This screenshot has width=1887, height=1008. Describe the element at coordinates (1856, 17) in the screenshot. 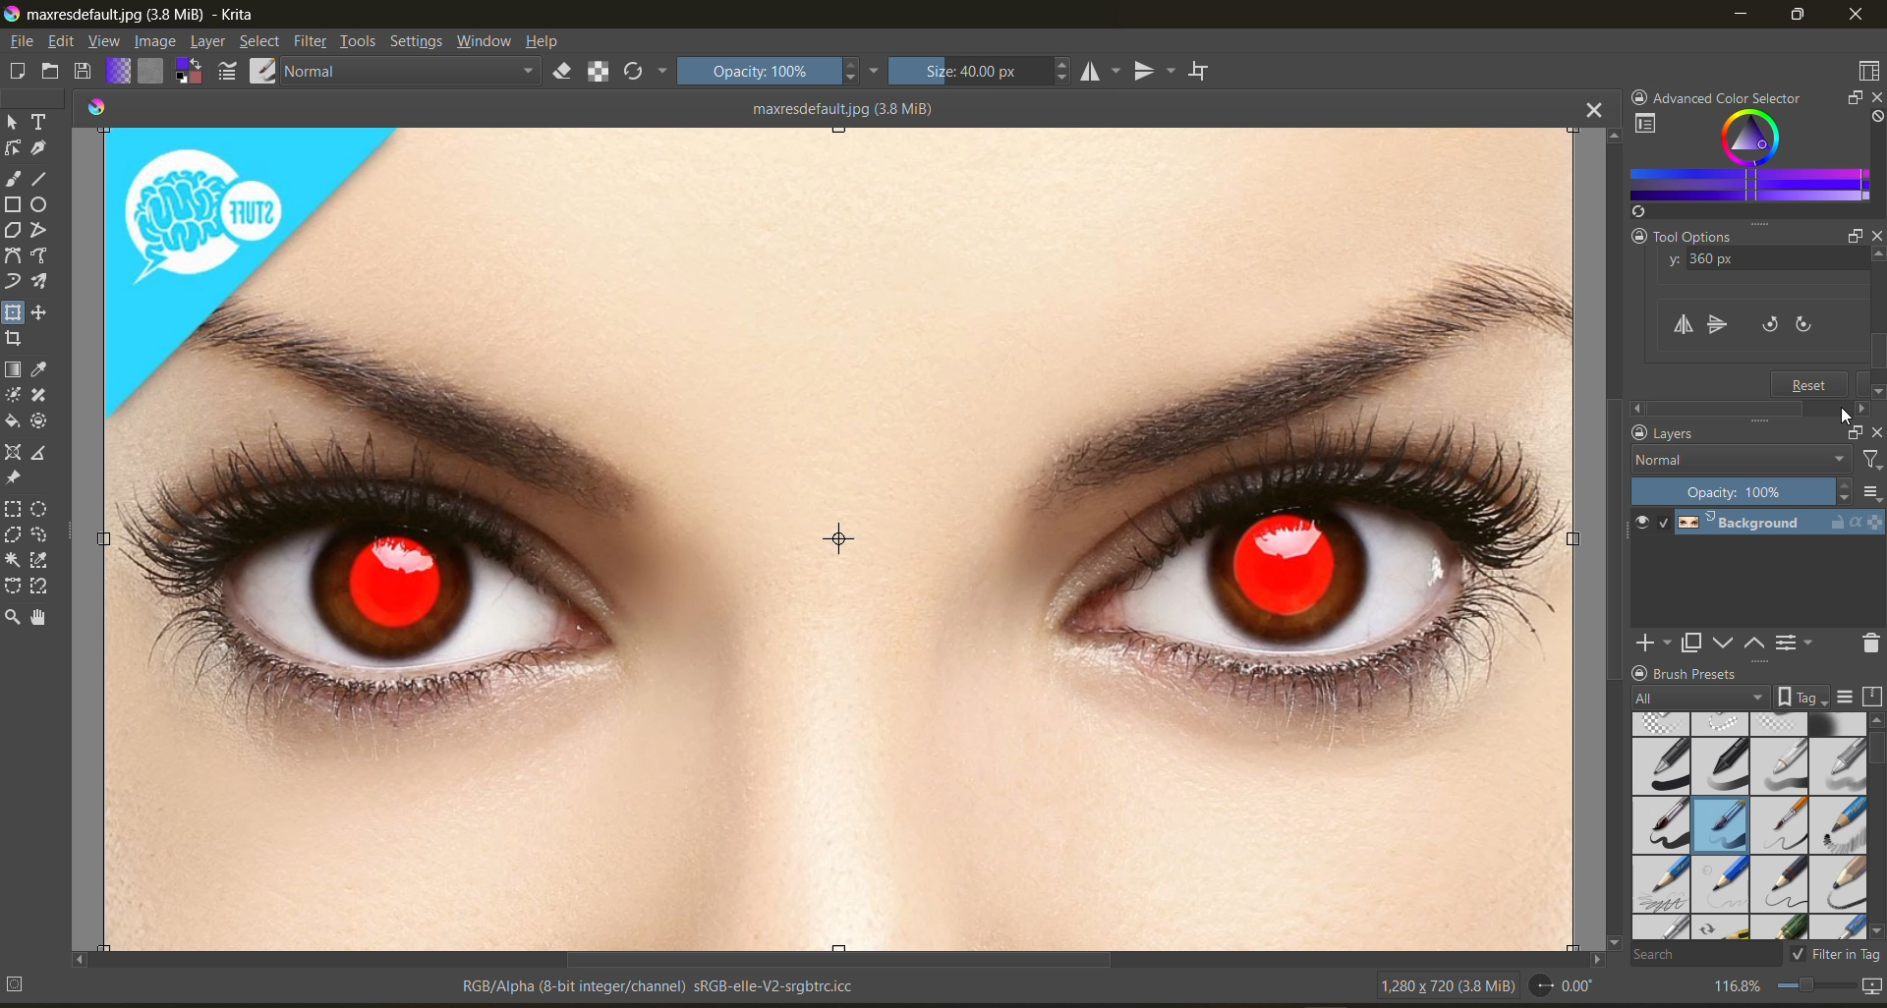

I see `close` at that location.